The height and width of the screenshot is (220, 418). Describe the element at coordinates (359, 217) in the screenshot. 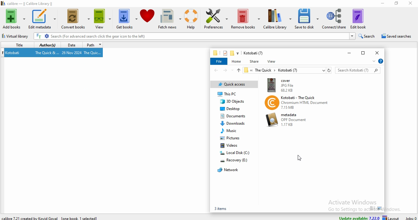

I see `update available: 7.22.0` at that location.